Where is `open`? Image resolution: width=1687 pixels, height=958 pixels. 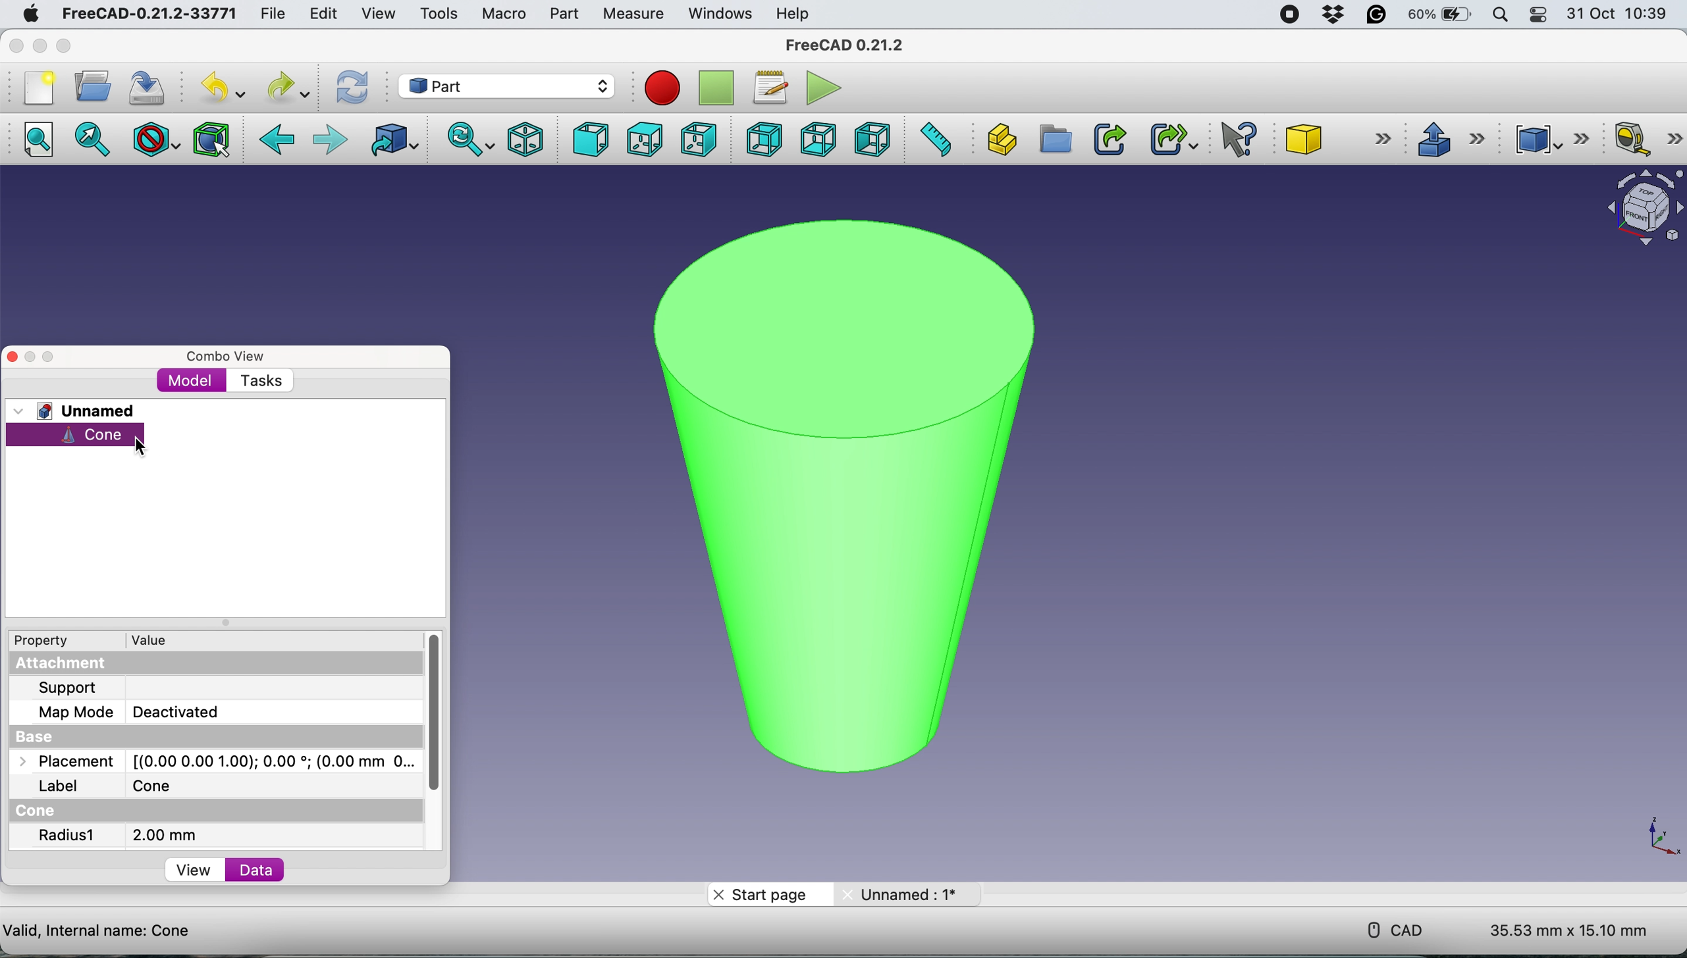
open is located at coordinates (89, 86).